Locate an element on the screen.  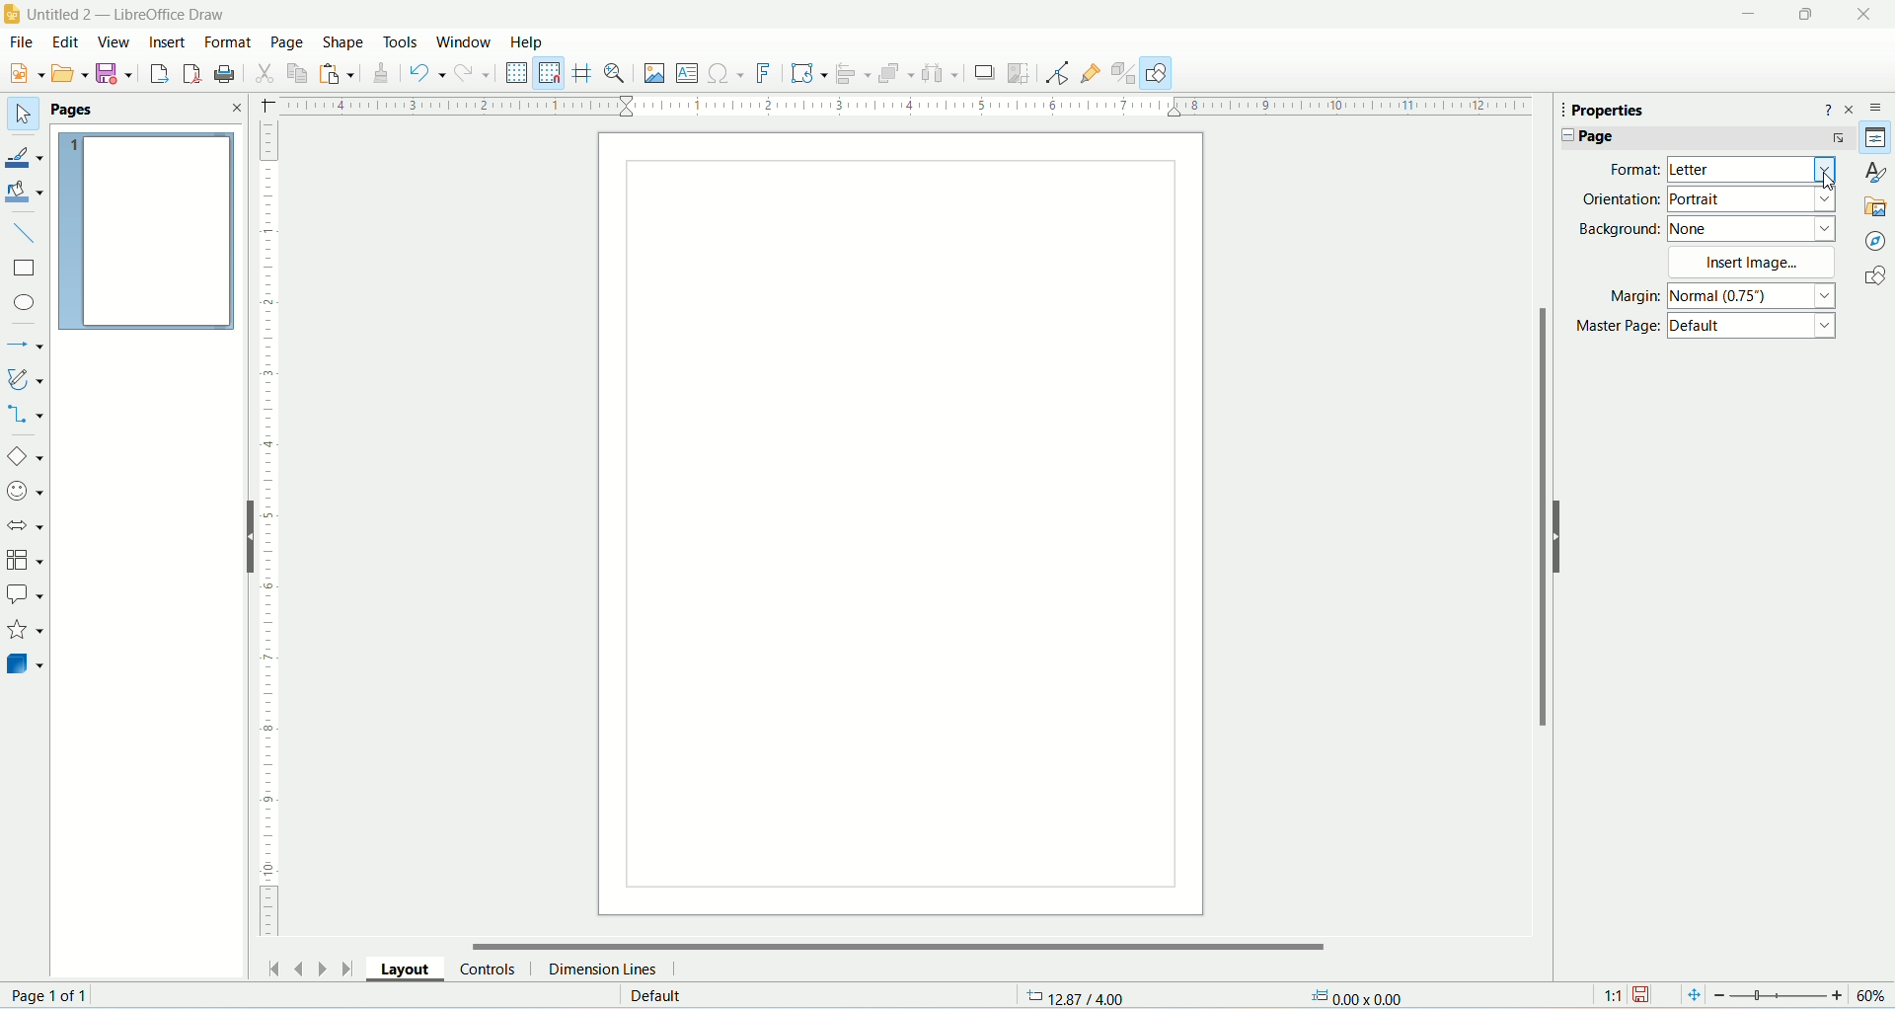
format is located at coordinates (1719, 171).